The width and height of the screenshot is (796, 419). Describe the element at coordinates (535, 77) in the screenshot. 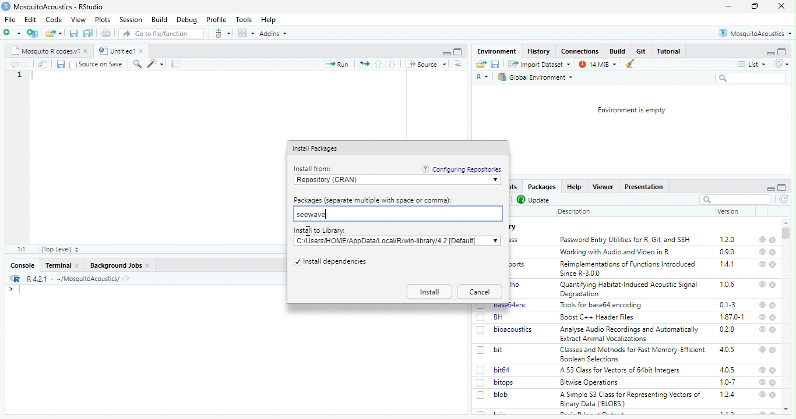

I see `Global Environment` at that location.